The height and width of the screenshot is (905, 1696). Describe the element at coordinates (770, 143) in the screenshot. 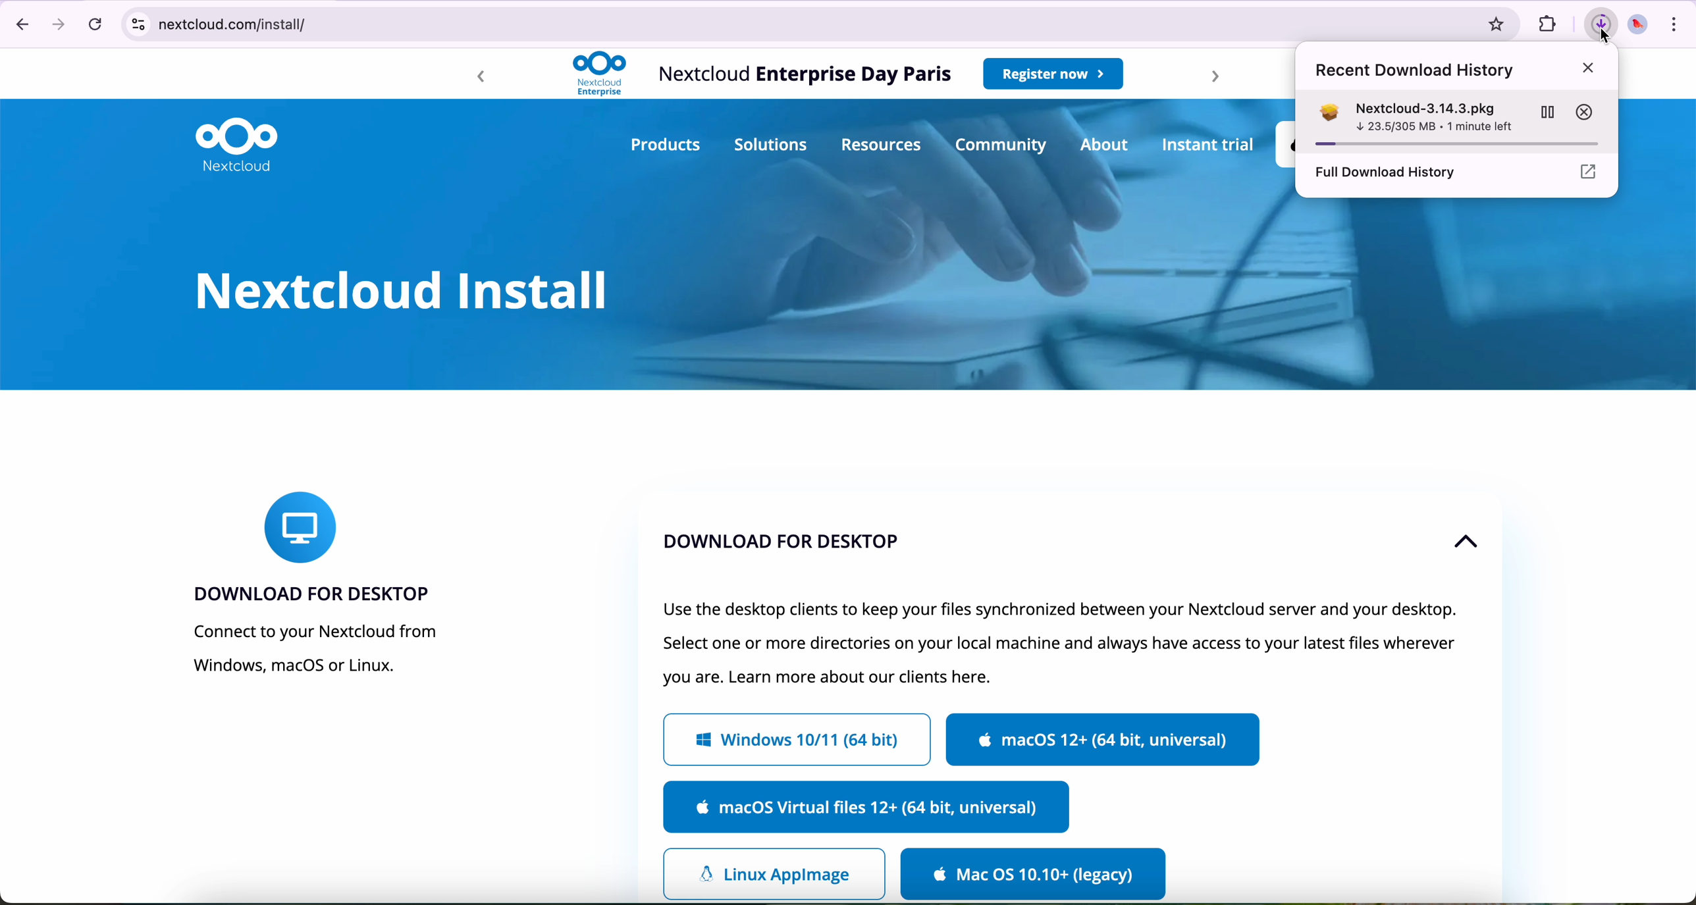

I see `solutions` at that location.